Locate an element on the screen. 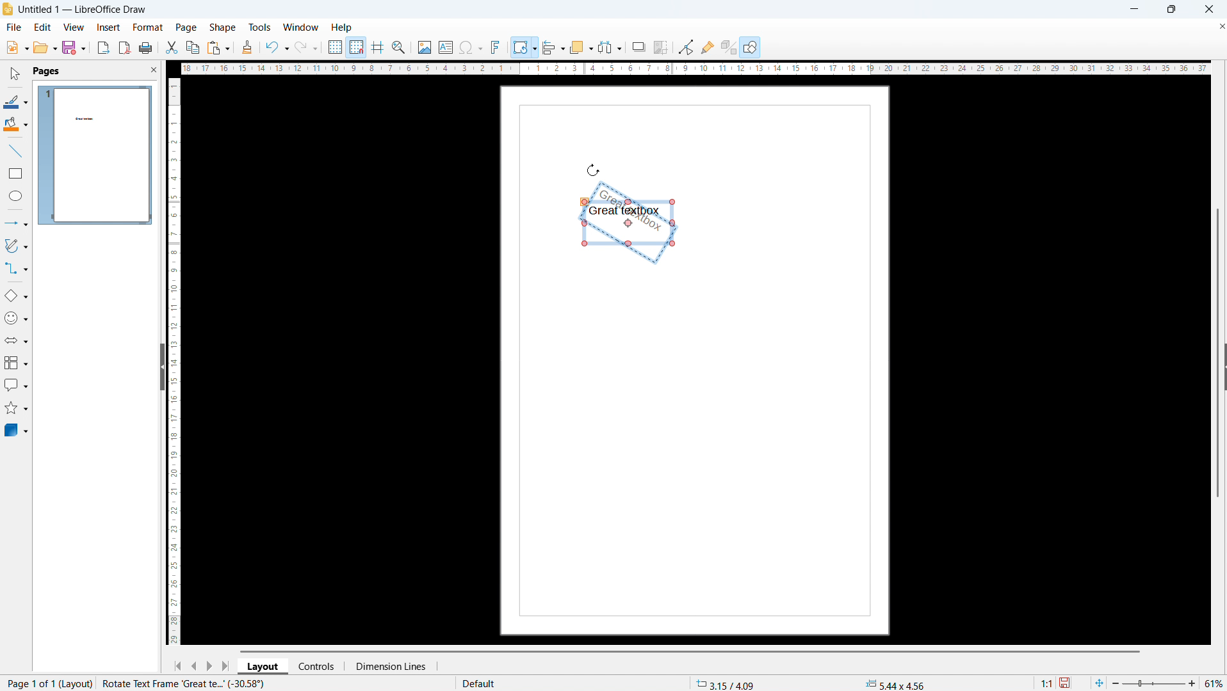  insert symbols is located at coordinates (471, 47).